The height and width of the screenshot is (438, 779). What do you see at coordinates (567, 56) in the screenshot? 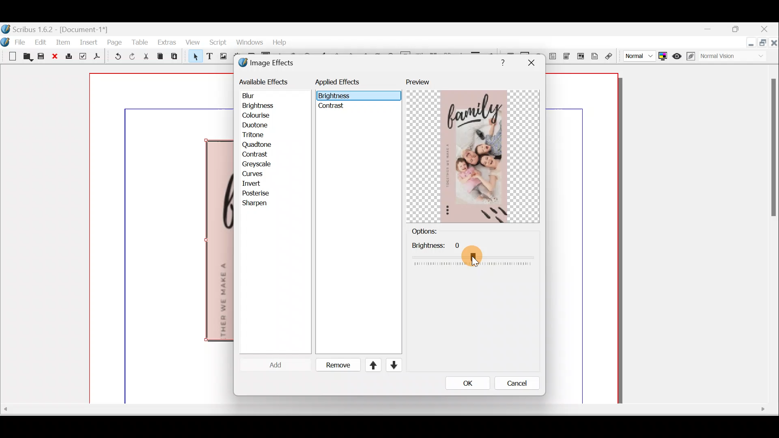
I see `PDF combo box` at bounding box center [567, 56].